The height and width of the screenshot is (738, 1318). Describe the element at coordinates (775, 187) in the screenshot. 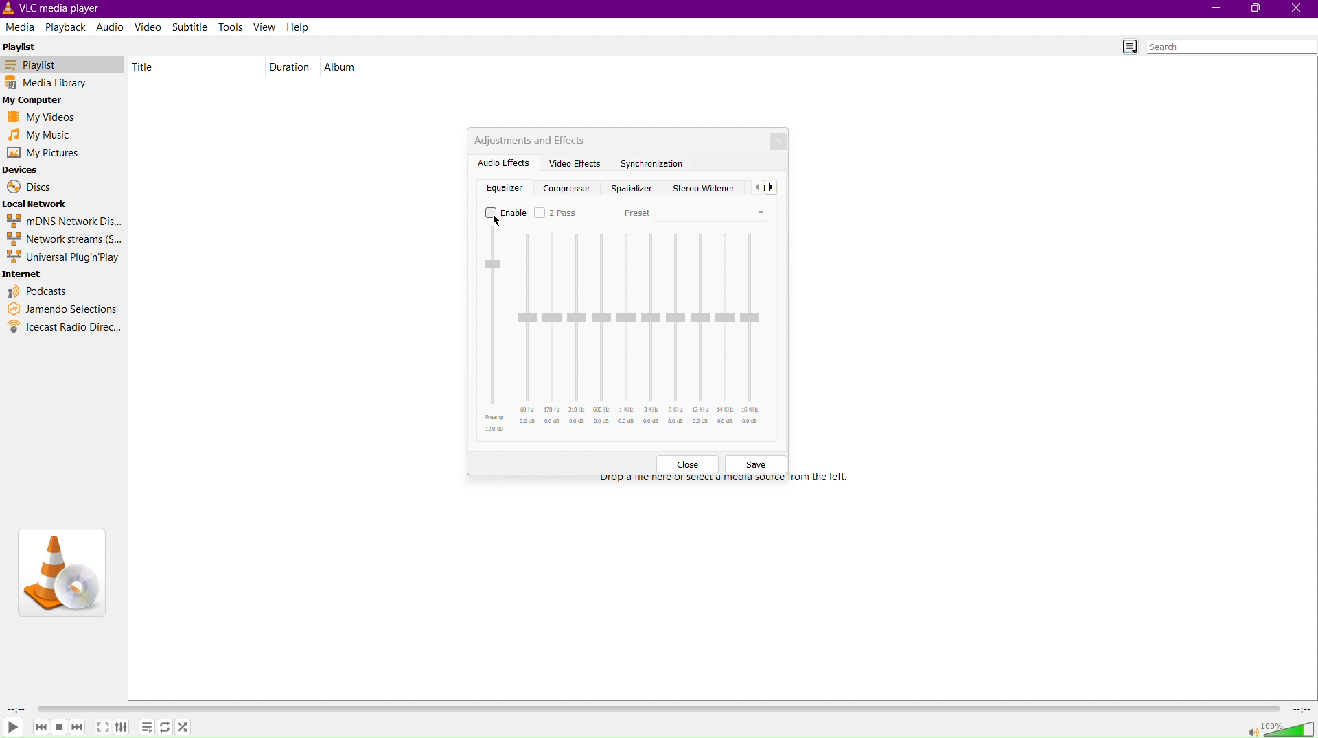

I see `Front` at that location.